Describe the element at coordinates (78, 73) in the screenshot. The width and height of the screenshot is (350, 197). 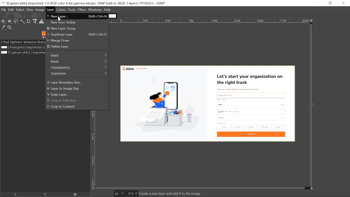
I see `Transform` at that location.